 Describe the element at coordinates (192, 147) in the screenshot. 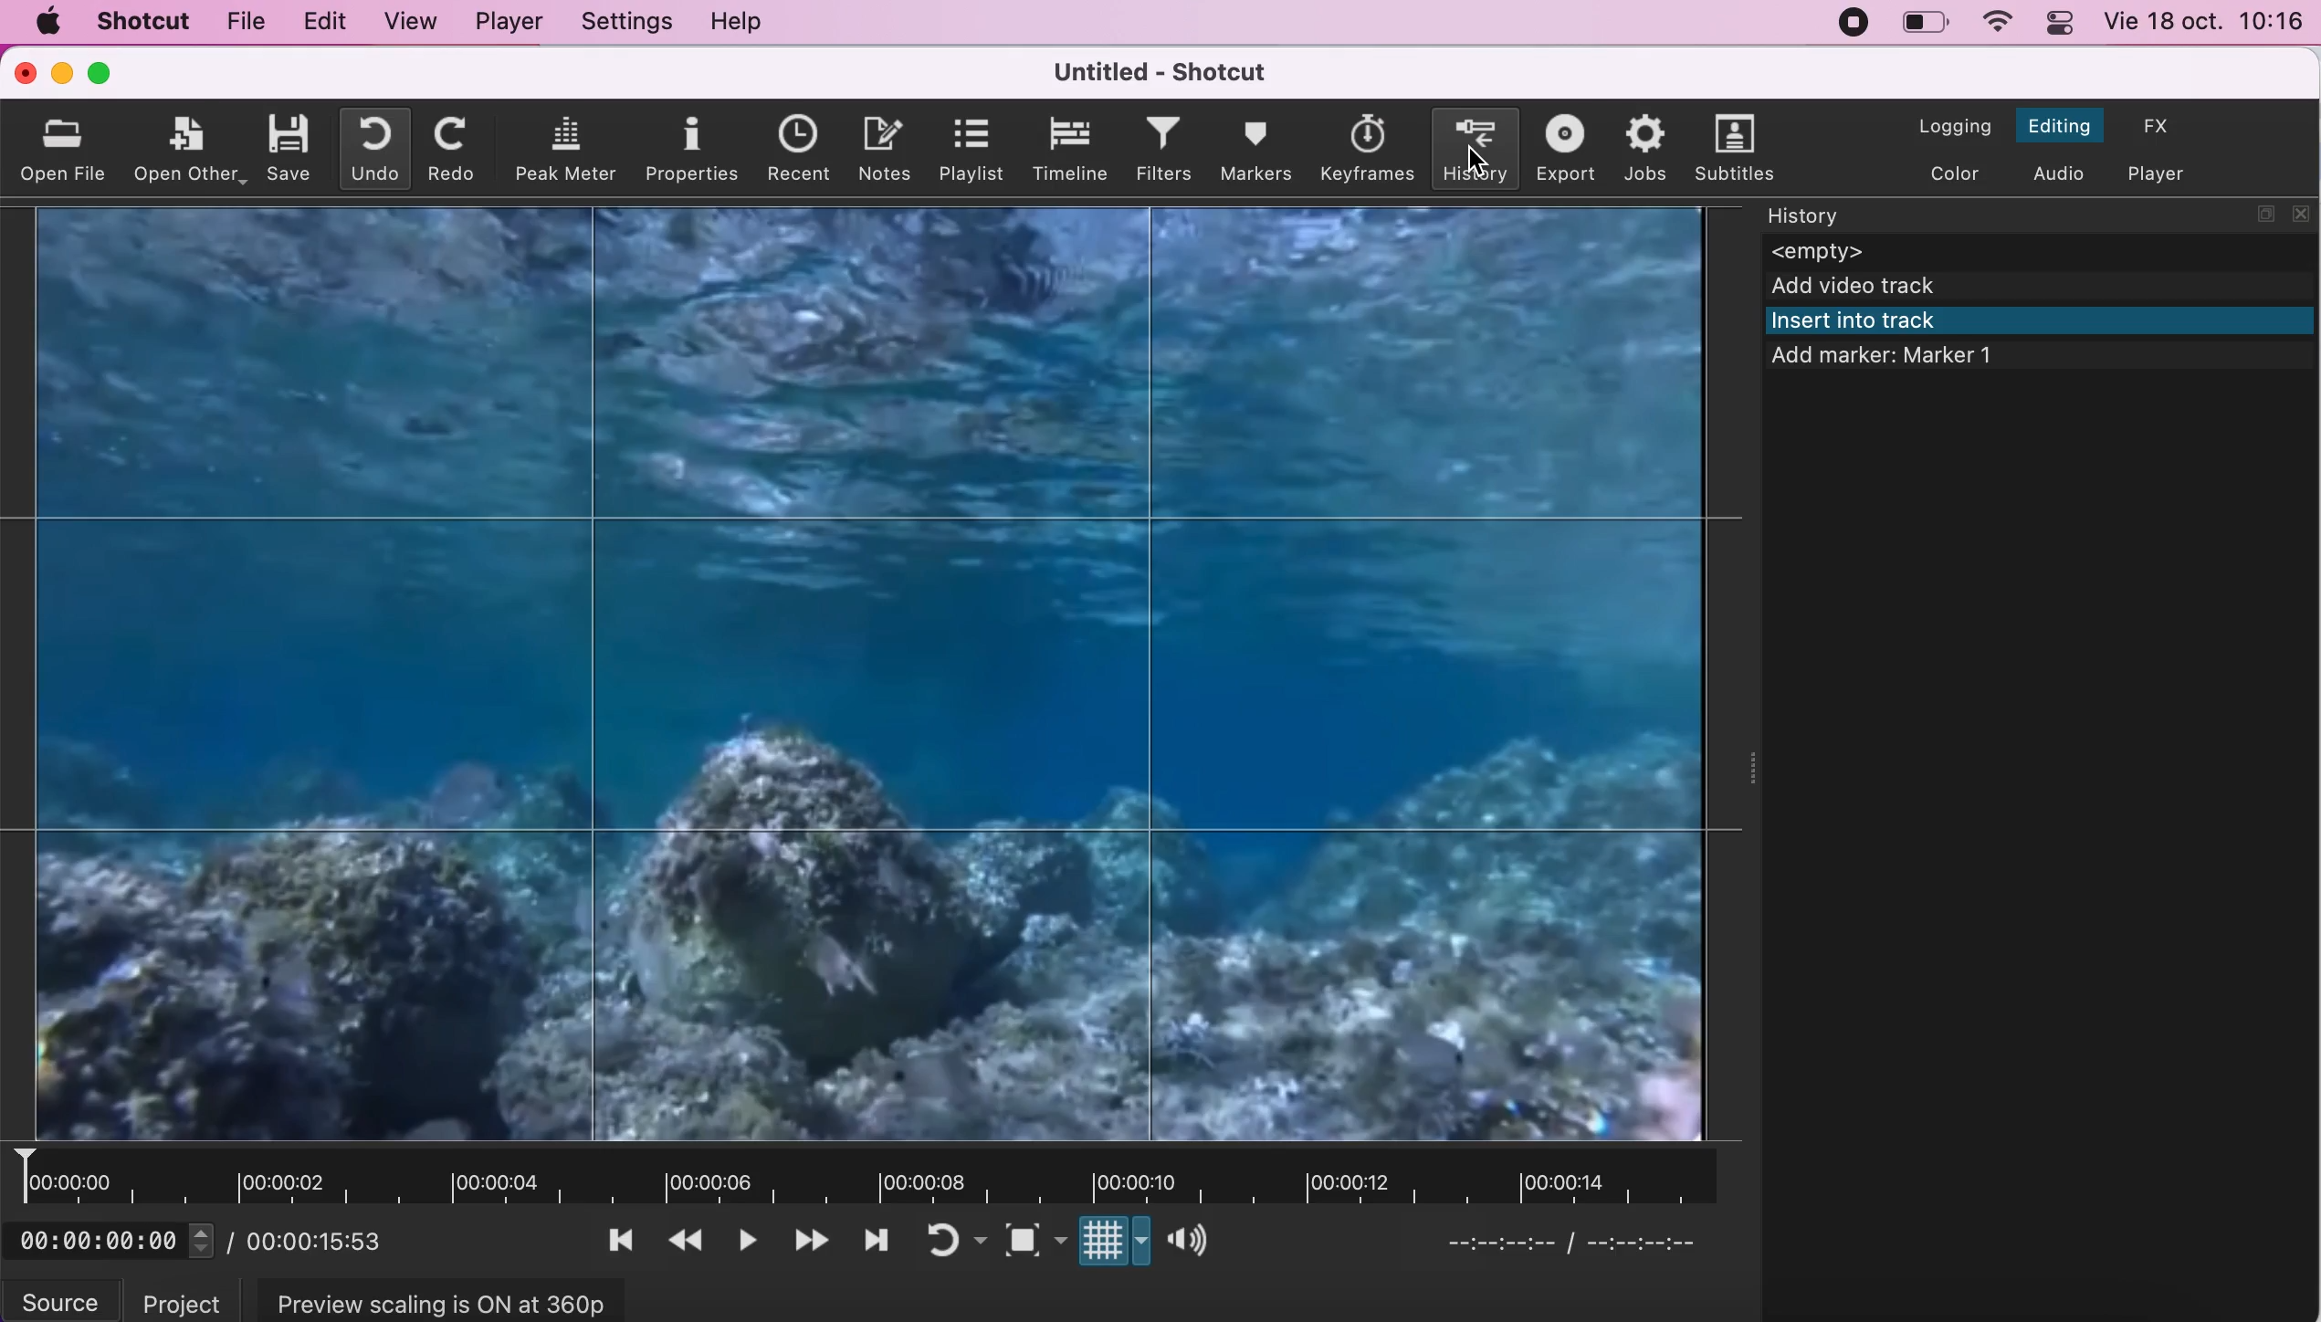

I see `open other` at that location.